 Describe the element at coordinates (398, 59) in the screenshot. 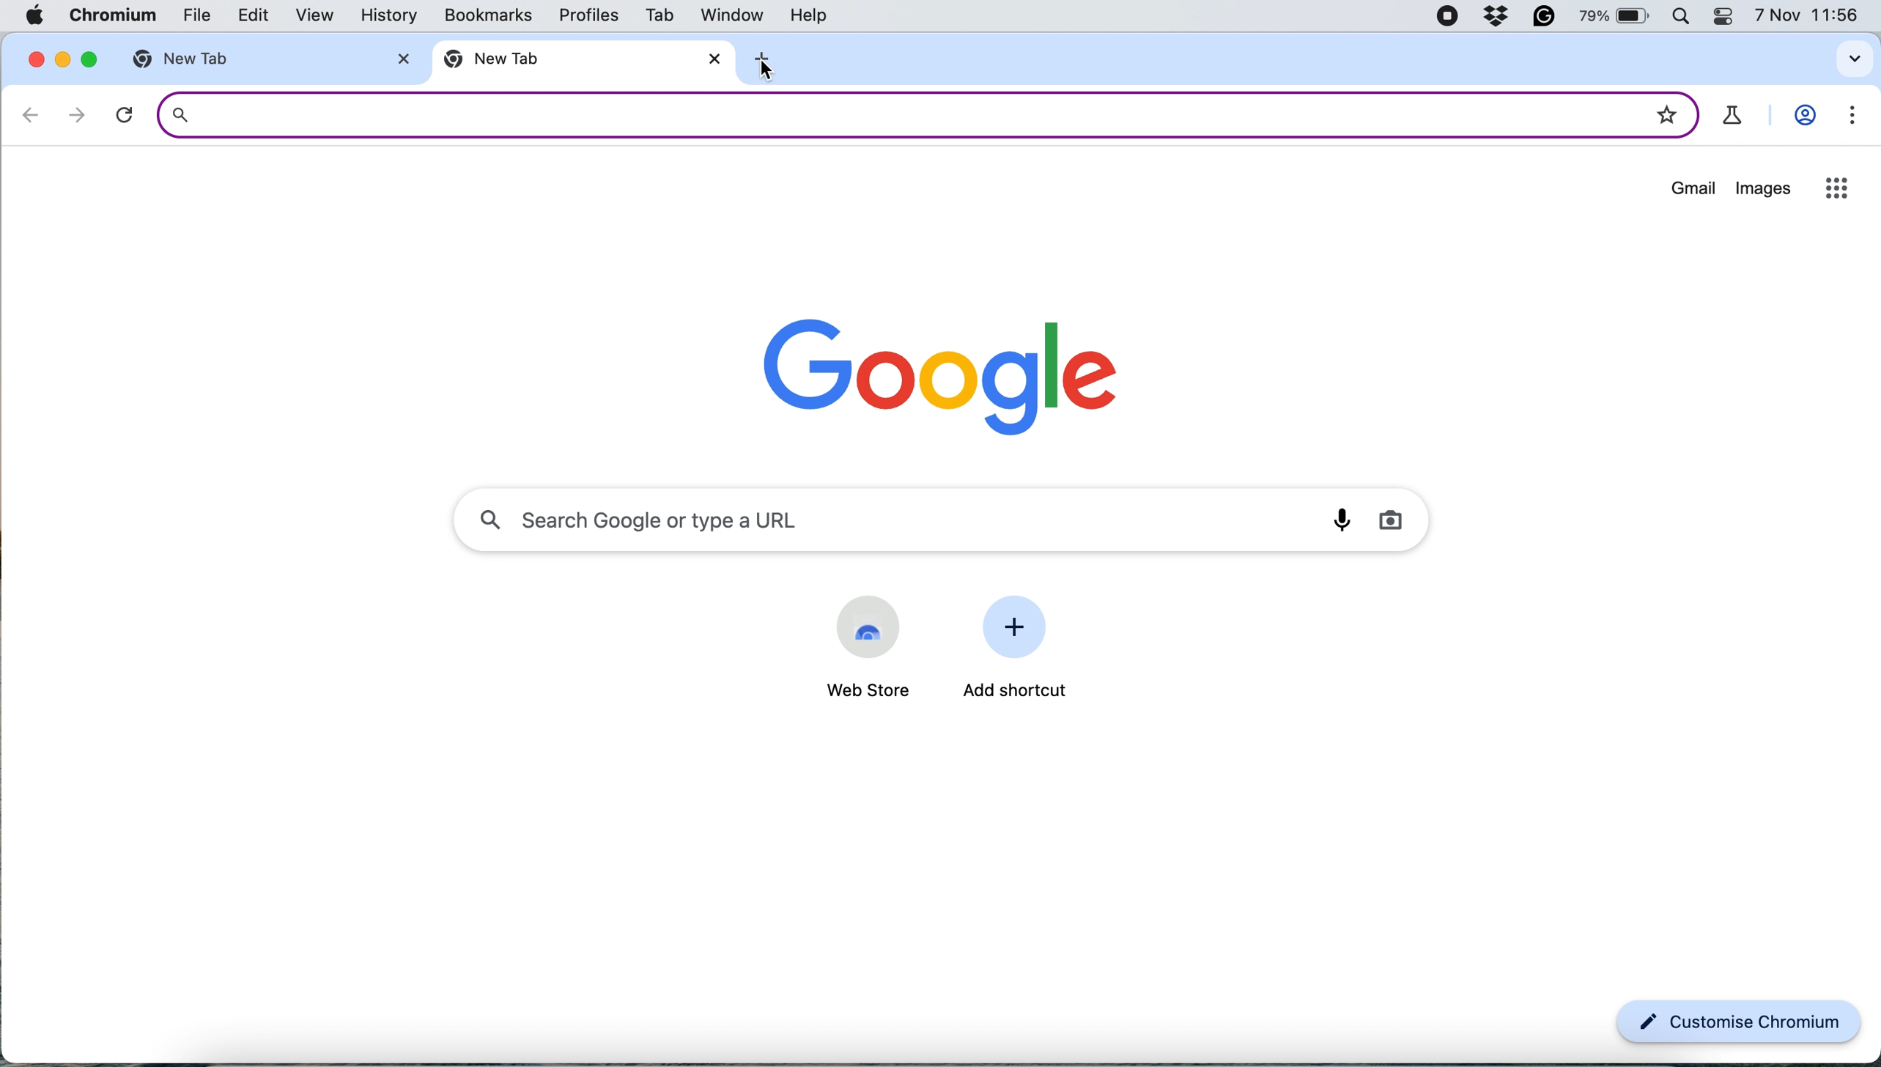

I see `close` at that location.